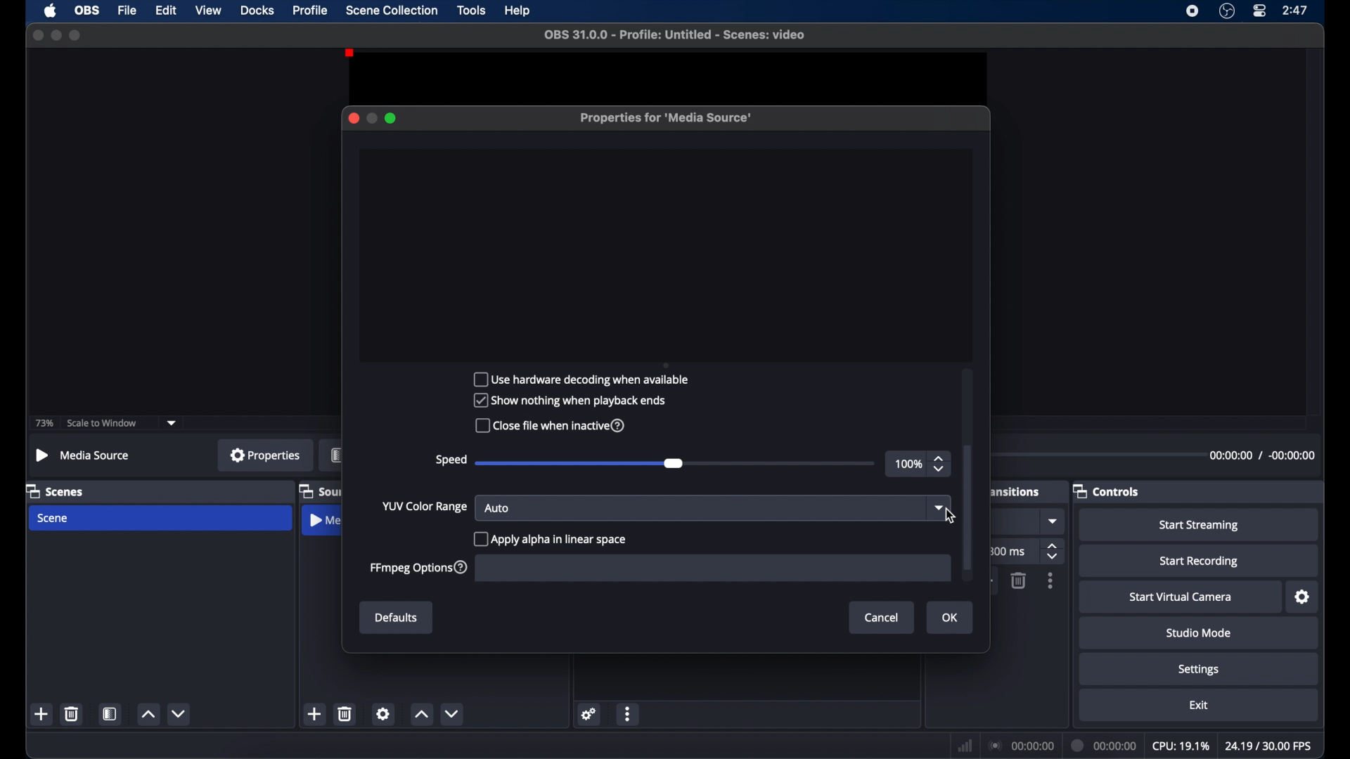 This screenshot has height=759, width=1350. I want to click on file, so click(128, 11).